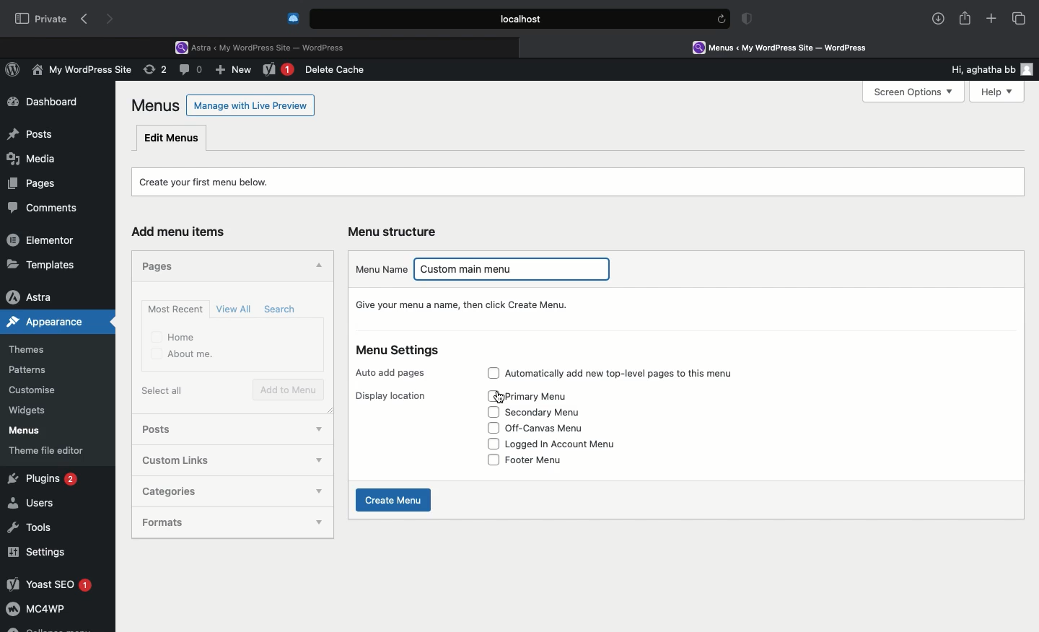 This screenshot has width=1039, height=632. Describe the element at coordinates (214, 180) in the screenshot. I see `Create your first menu below` at that location.